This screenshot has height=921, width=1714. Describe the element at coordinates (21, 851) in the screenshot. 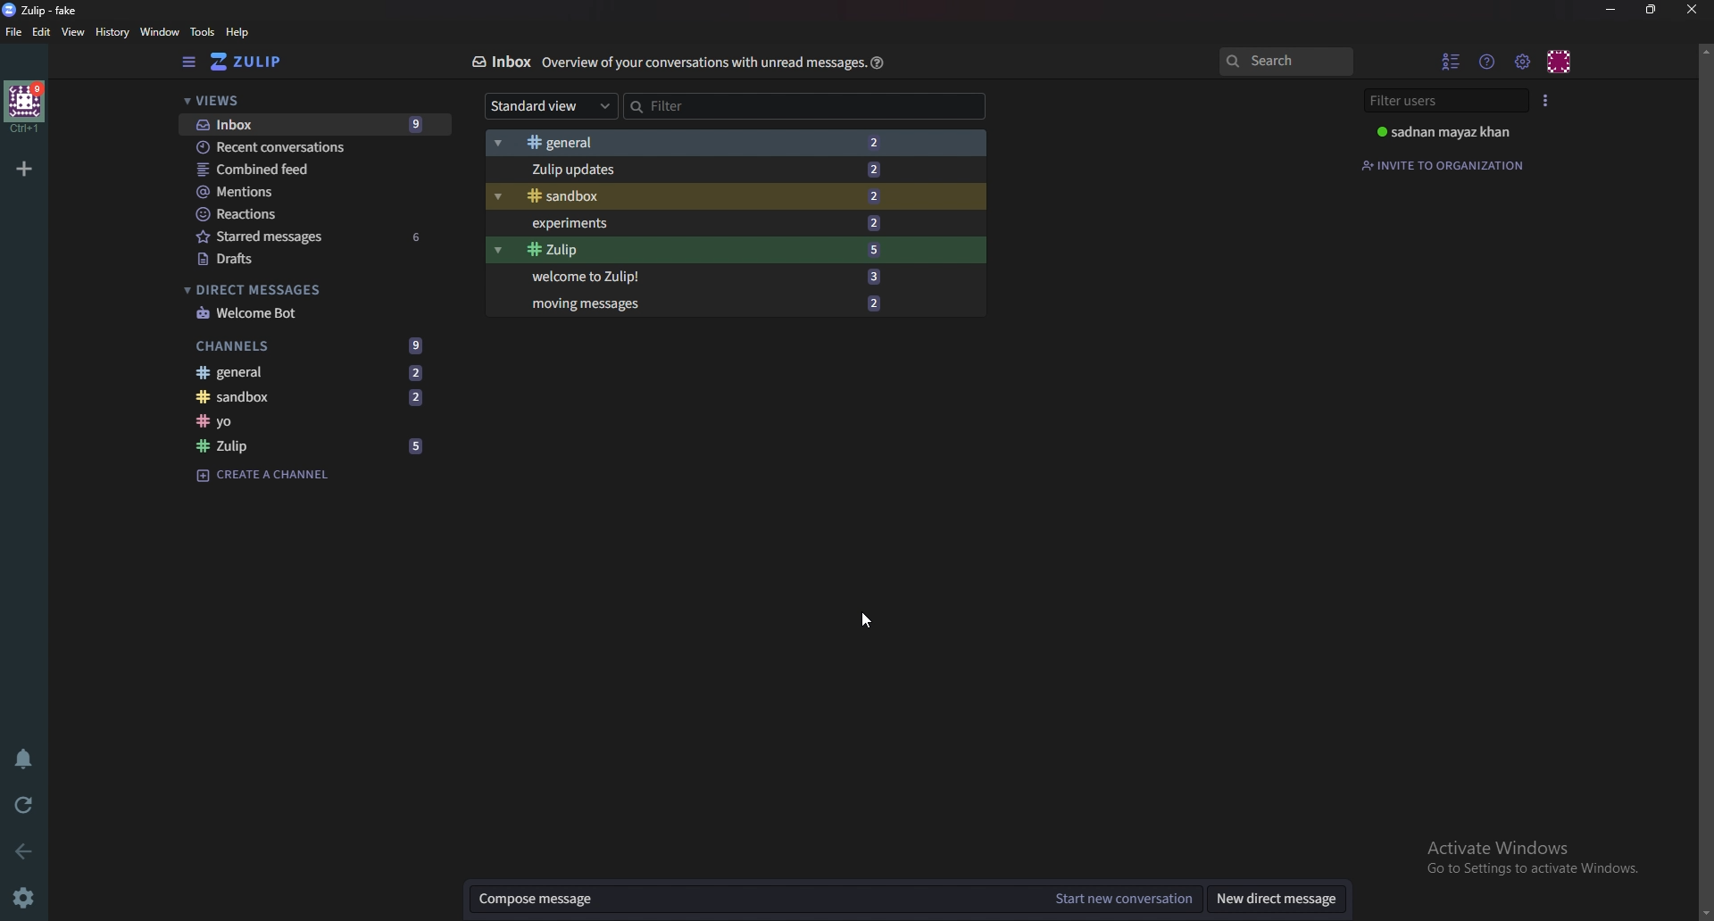

I see `back` at that location.